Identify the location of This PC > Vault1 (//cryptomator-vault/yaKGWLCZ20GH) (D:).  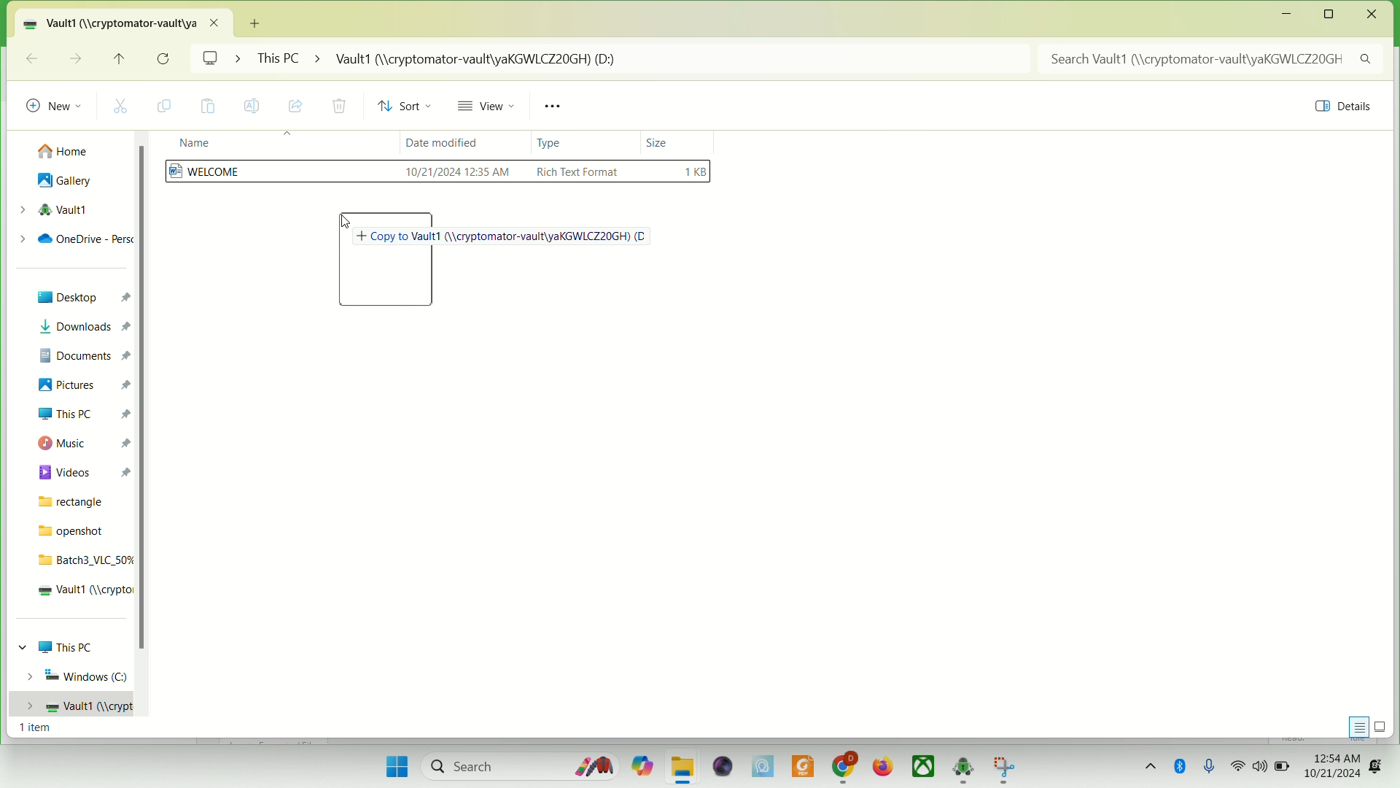
(642, 61).